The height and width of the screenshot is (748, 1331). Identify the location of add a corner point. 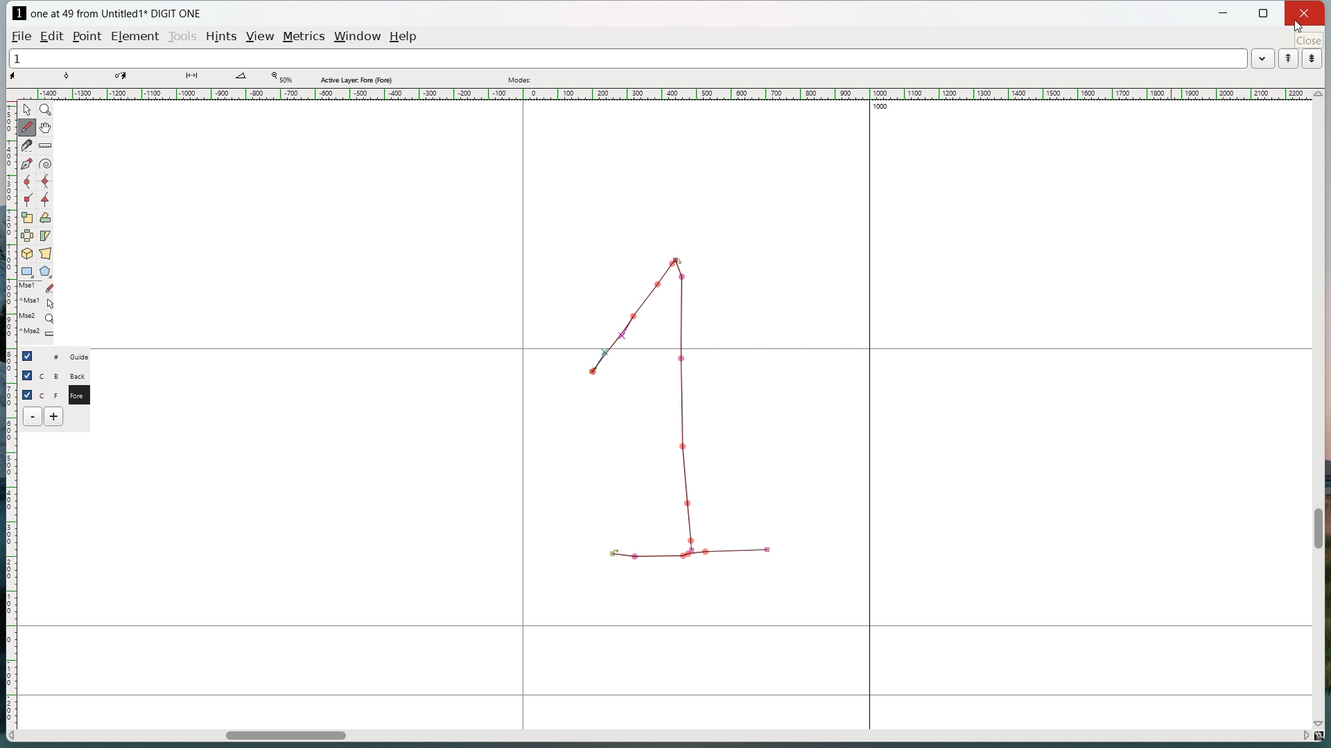
(28, 199).